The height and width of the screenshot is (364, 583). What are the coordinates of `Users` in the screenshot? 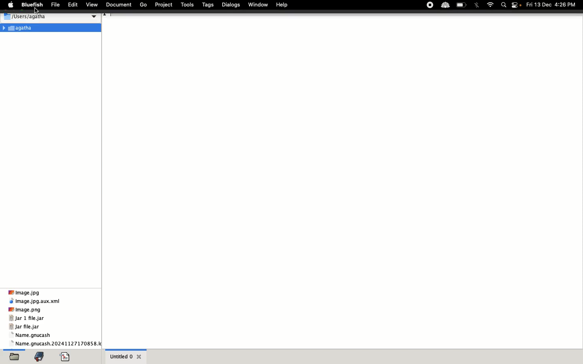 It's located at (50, 17).